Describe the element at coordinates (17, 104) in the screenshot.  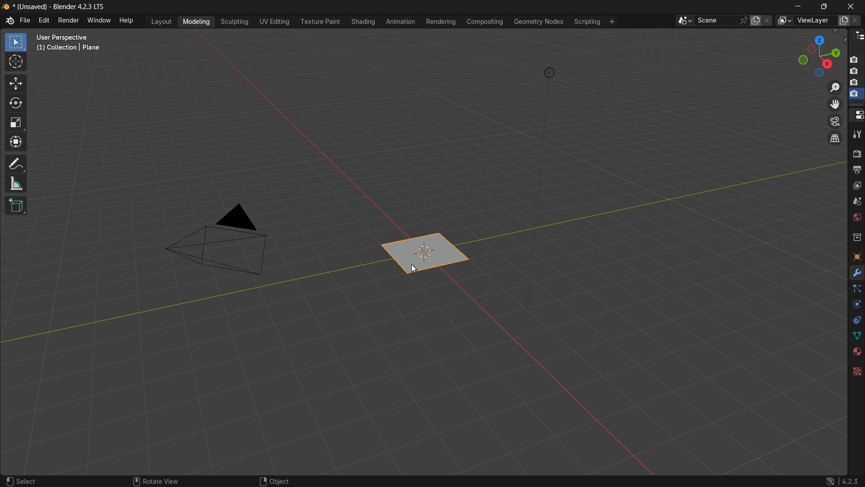
I see `rotate` at that location.